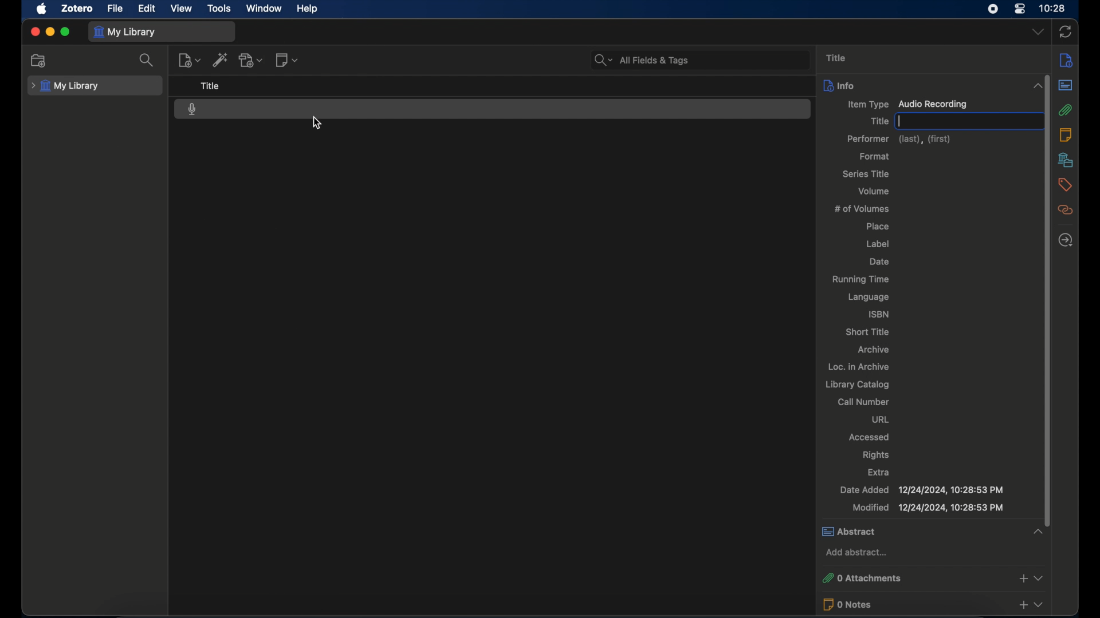 The width and height of the screenshot is (1100, 618). What do you see at coordinates (1066, 60) in the screenshot?
I see `info` at bounding box center [1066, 60].